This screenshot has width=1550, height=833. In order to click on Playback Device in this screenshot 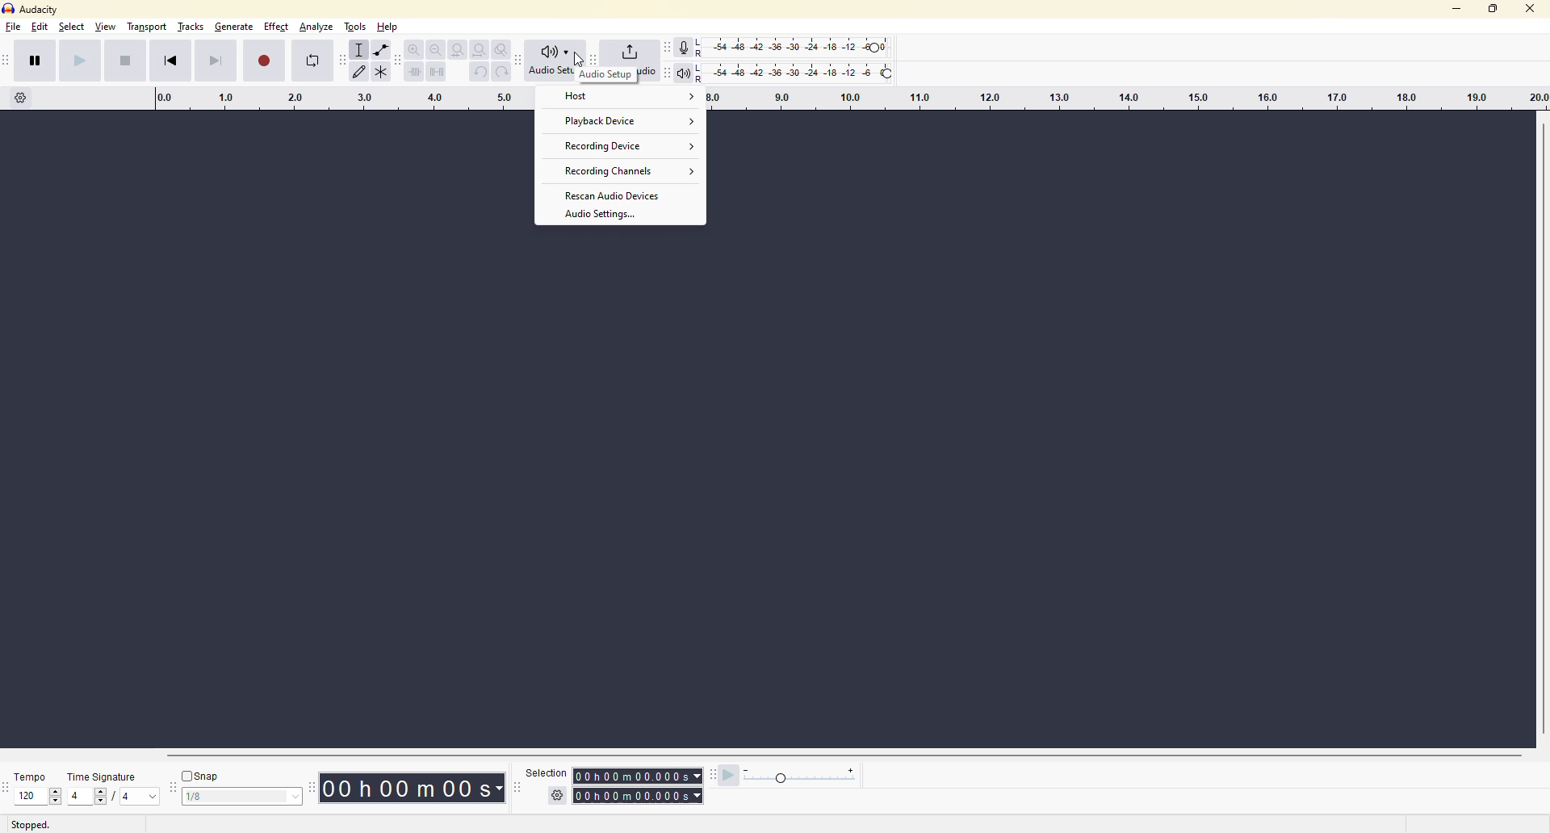, I will do `click(630, 121)`.